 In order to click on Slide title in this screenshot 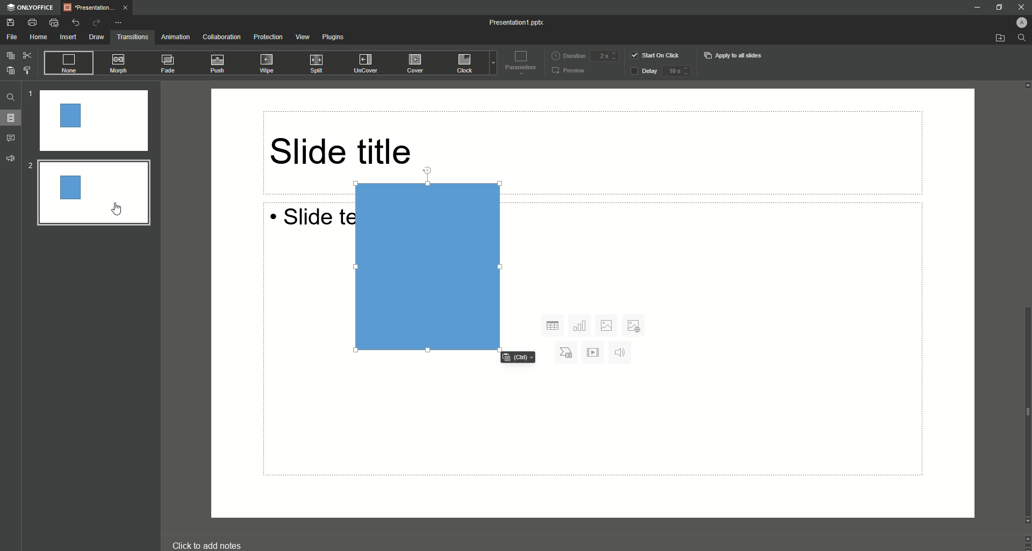, I will do `click(343, 147)`.